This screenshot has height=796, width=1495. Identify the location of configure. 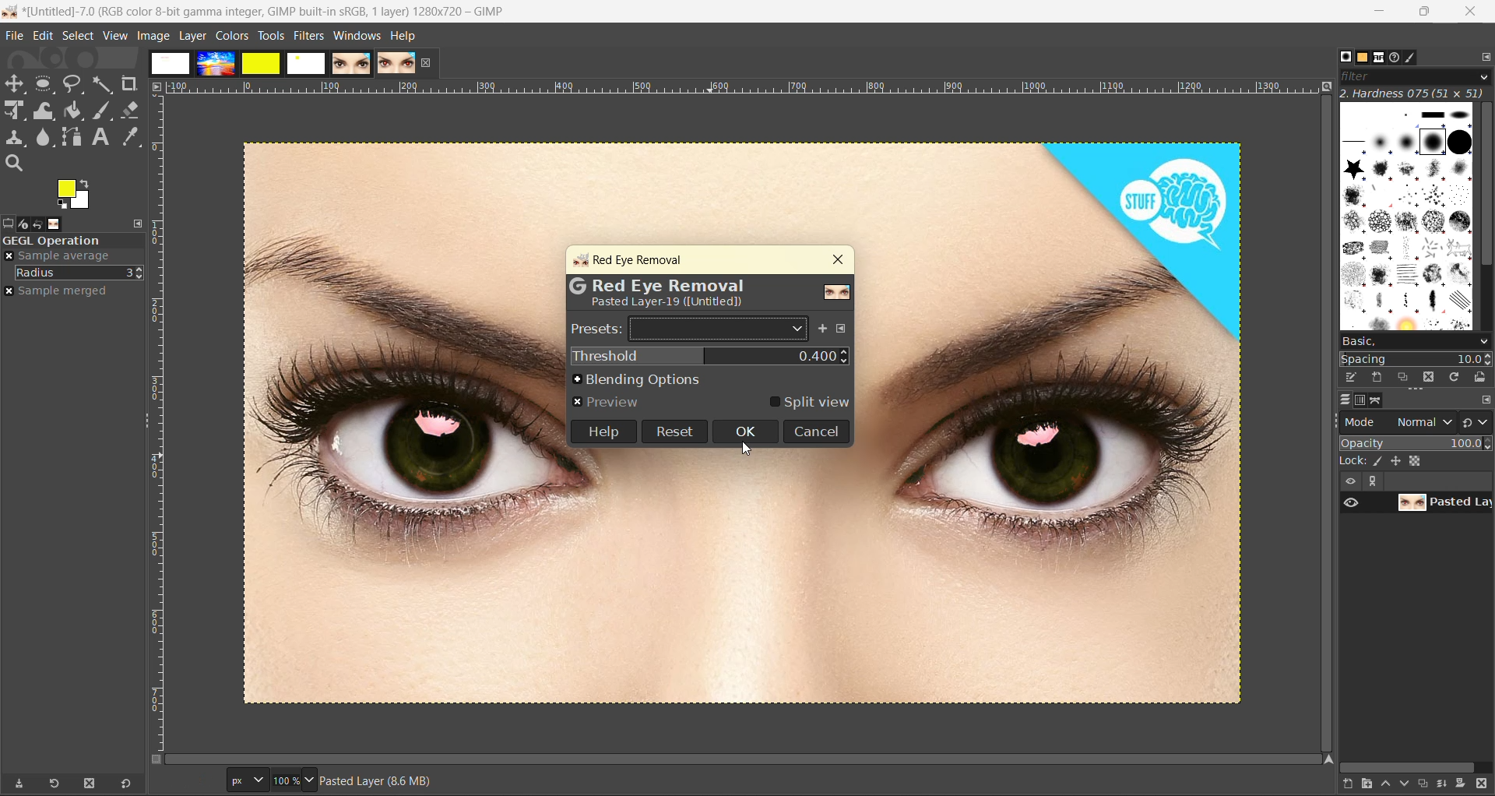
(1486, 56).